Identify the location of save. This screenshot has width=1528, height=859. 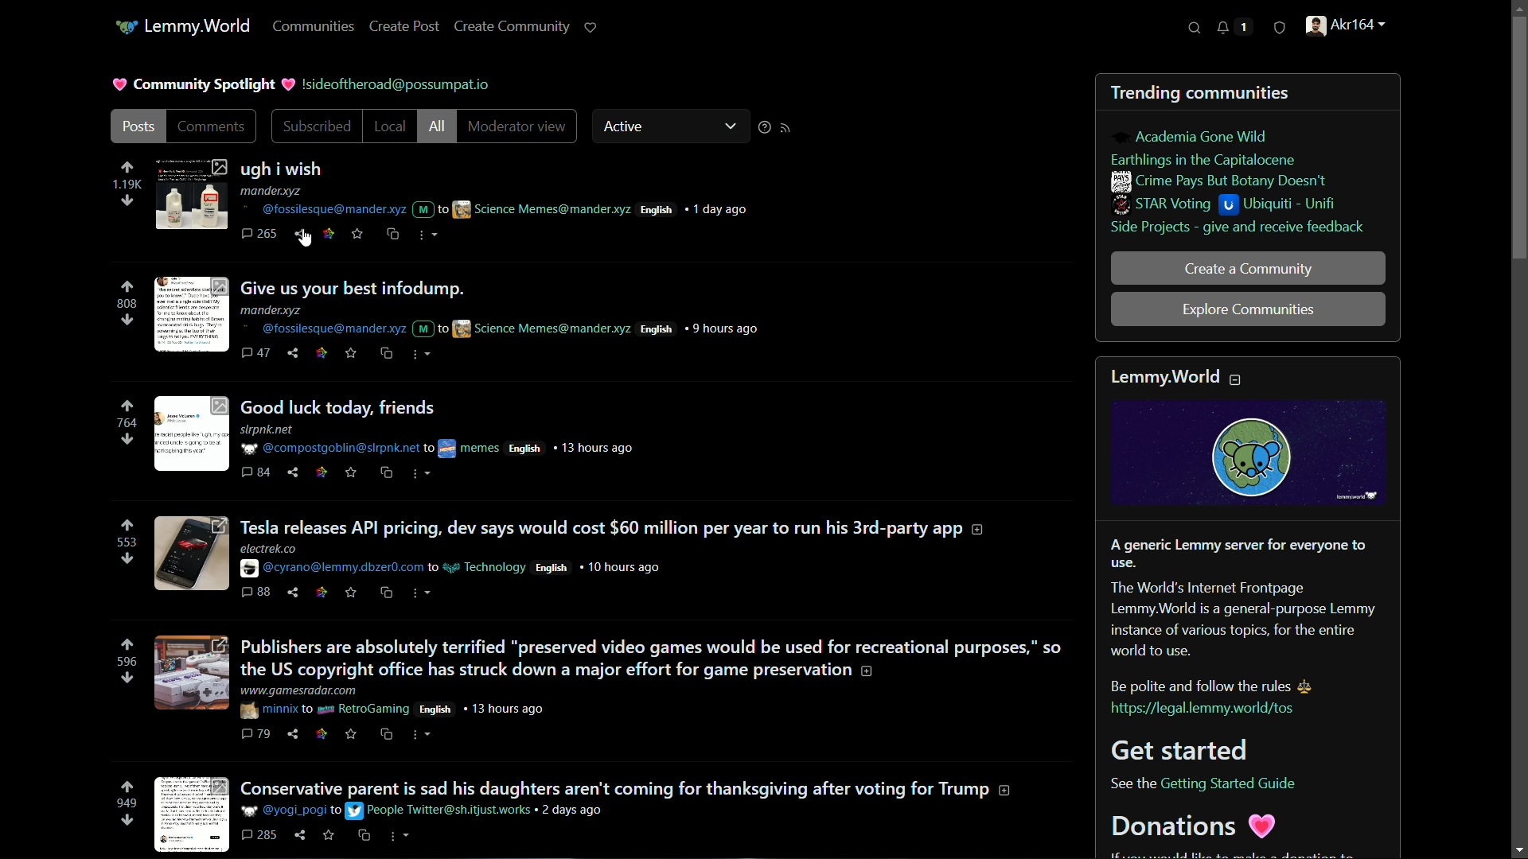
(359, 235).